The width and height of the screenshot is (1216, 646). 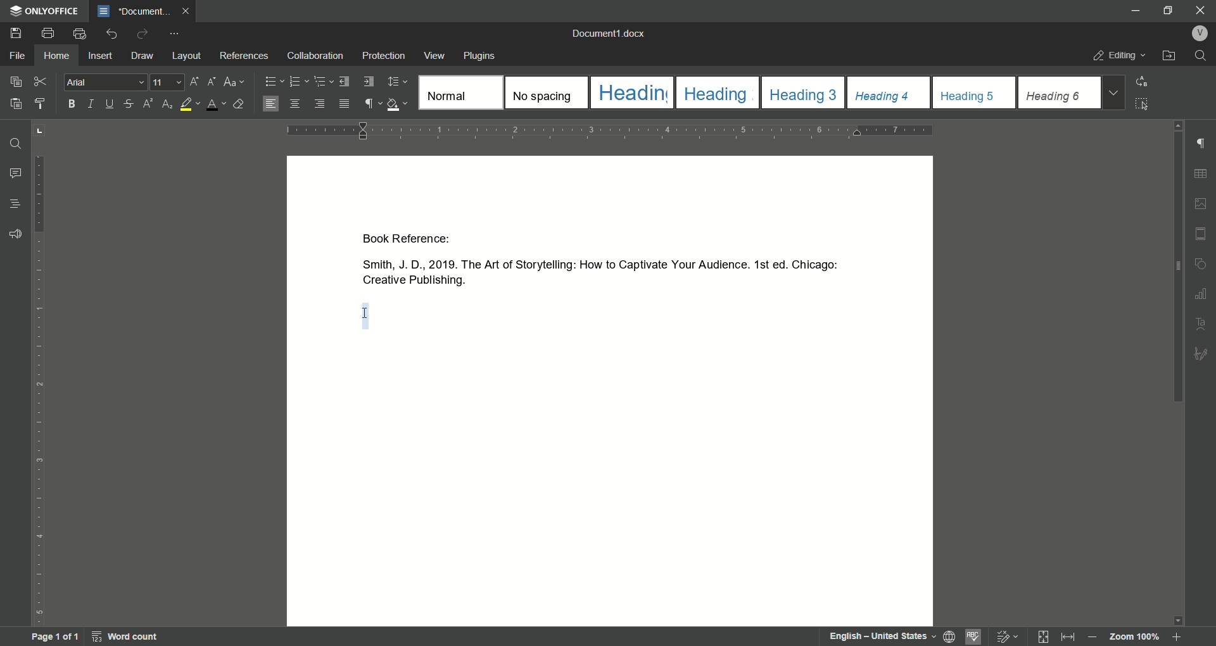 What do you see at coordinates (631, 92) in the screenshot?
I see `headings` at bounding box center [631, 92].